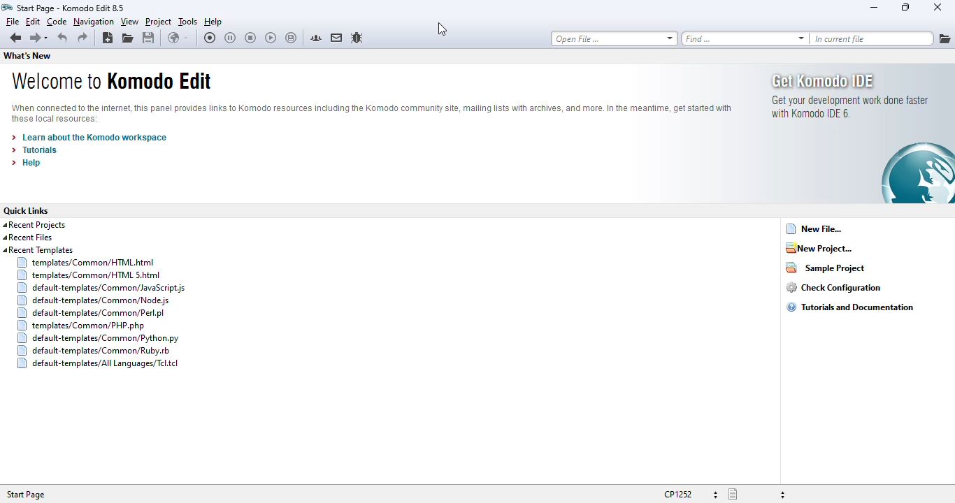 This screenshot has width=955, height=503. I want to click on check configuration, so click(833, 287).